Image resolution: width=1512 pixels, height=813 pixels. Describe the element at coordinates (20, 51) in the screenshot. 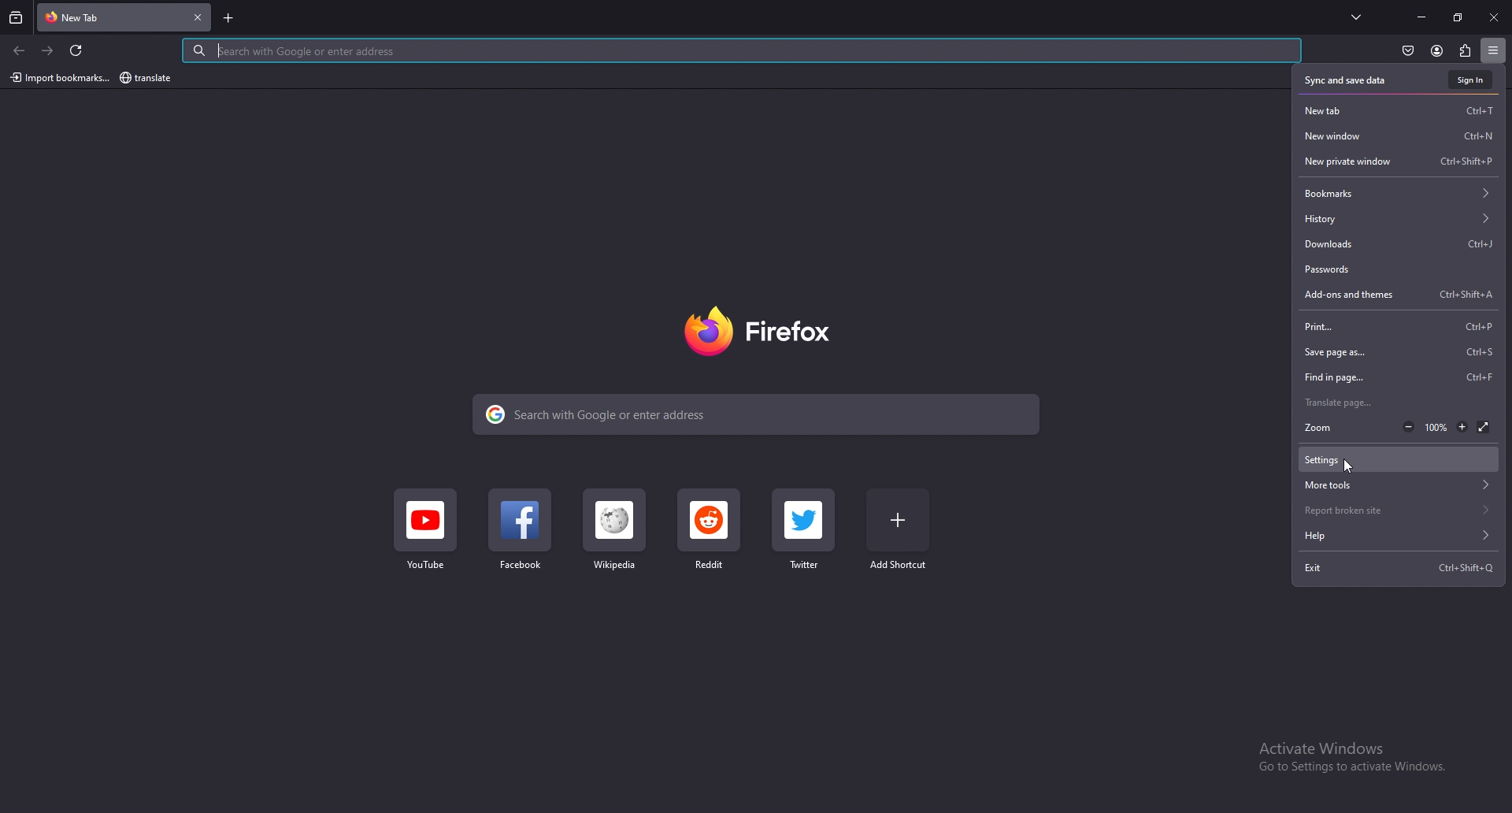

I see `back` at that location.